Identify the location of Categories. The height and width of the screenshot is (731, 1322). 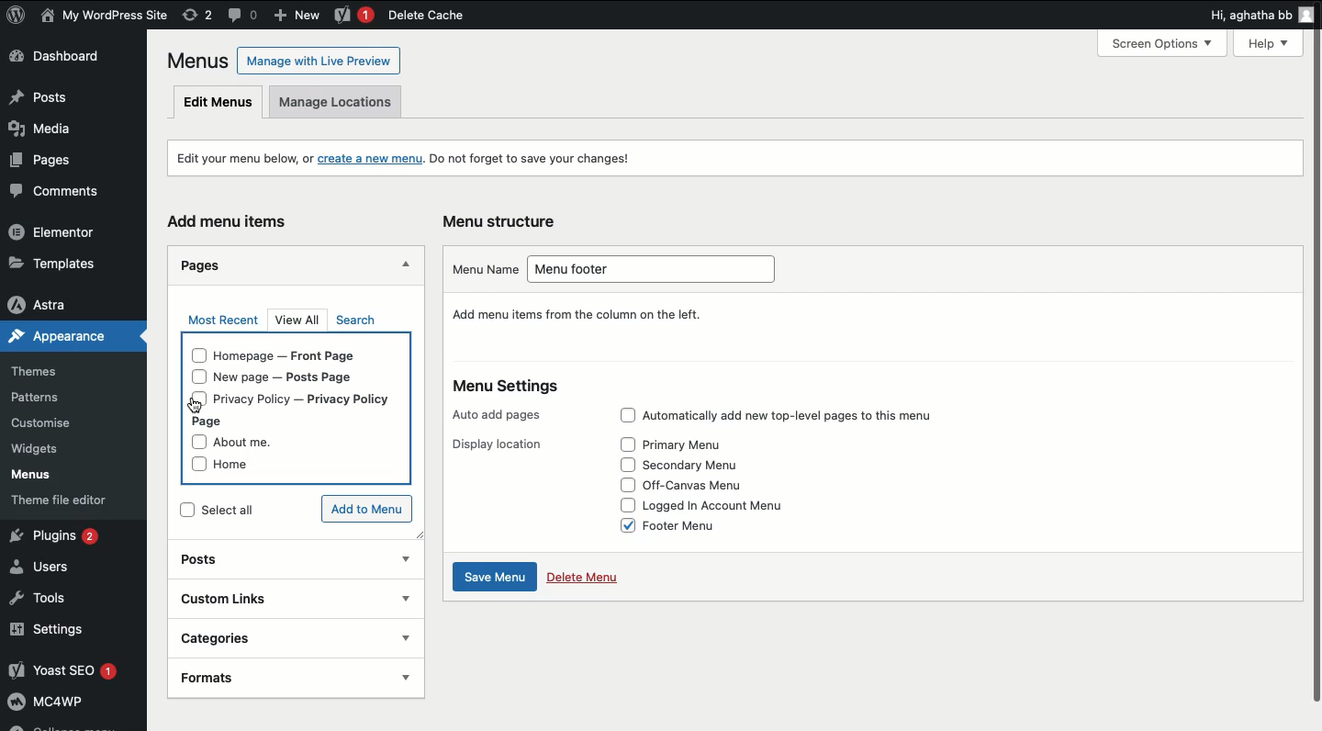
(272, 635).